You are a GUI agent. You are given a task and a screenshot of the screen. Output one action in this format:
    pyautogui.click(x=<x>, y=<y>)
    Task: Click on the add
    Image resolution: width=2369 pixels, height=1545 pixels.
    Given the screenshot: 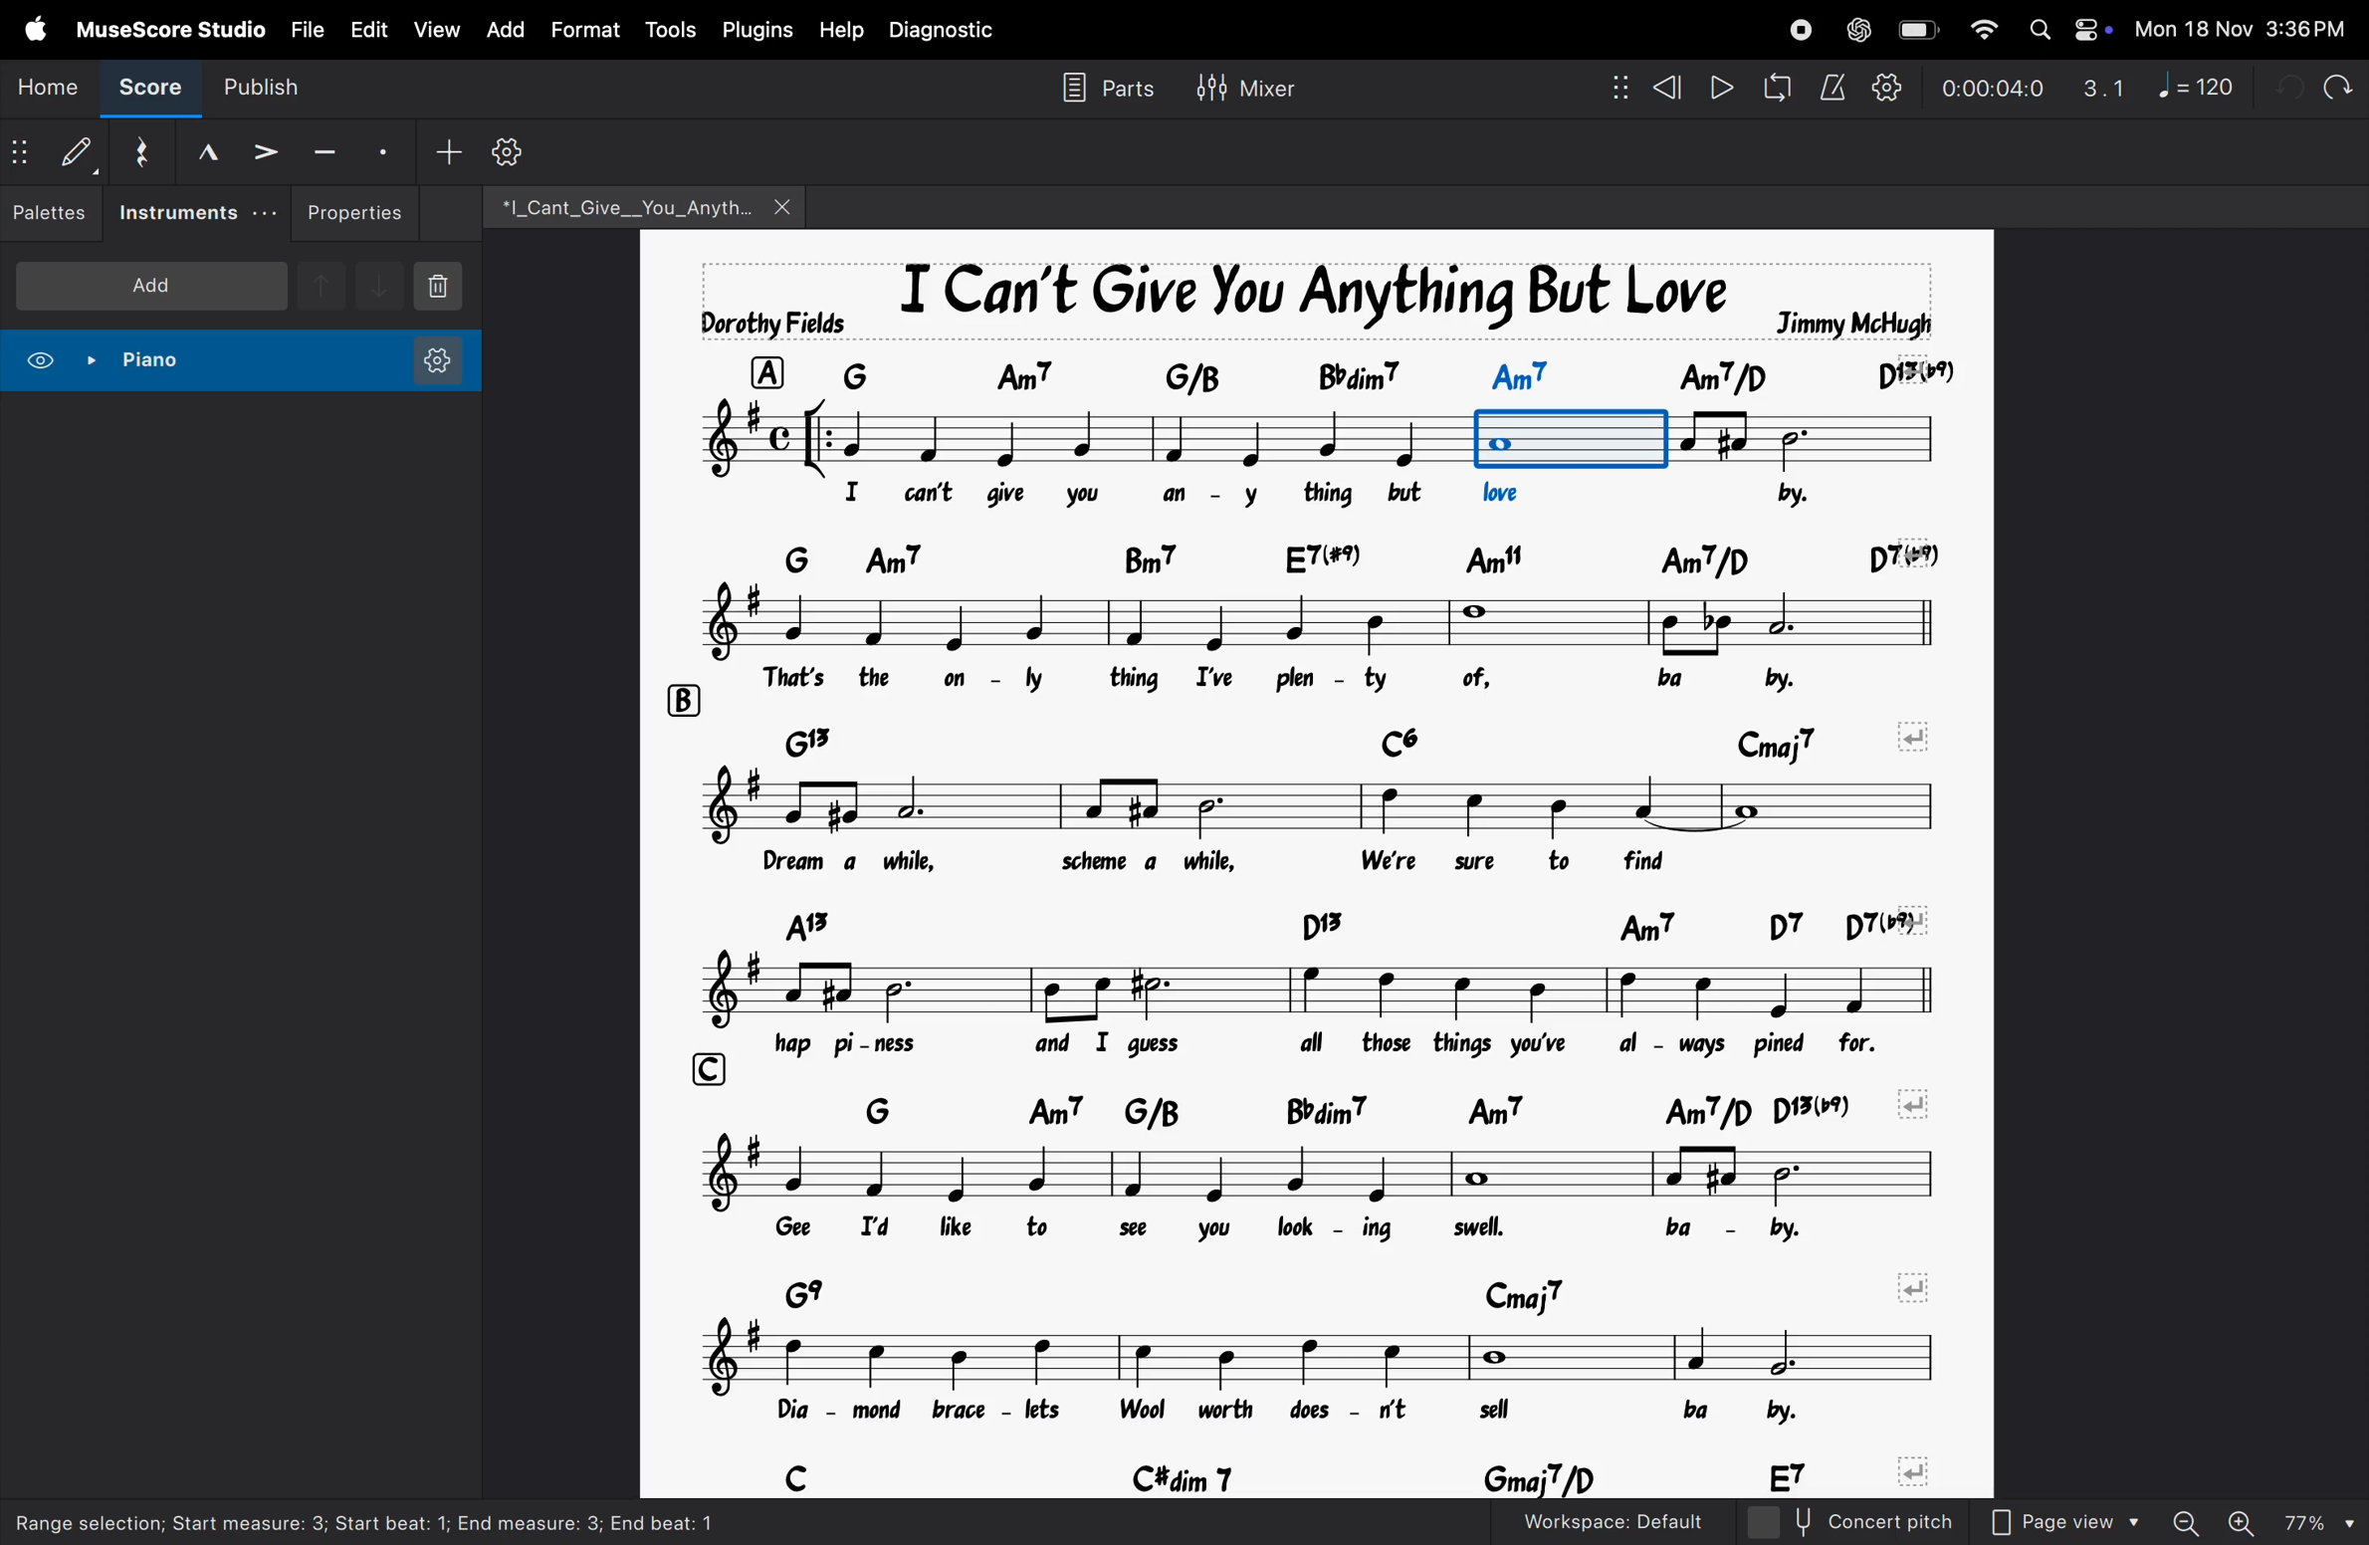 What is the action you would take?
    pyautogui.click(x=440, y=155)
    